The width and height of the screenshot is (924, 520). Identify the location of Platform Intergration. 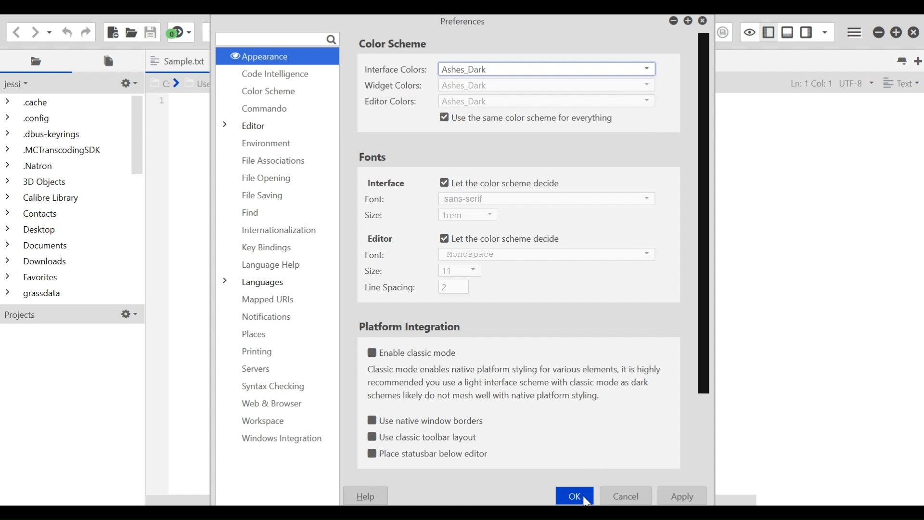
(413, 327).